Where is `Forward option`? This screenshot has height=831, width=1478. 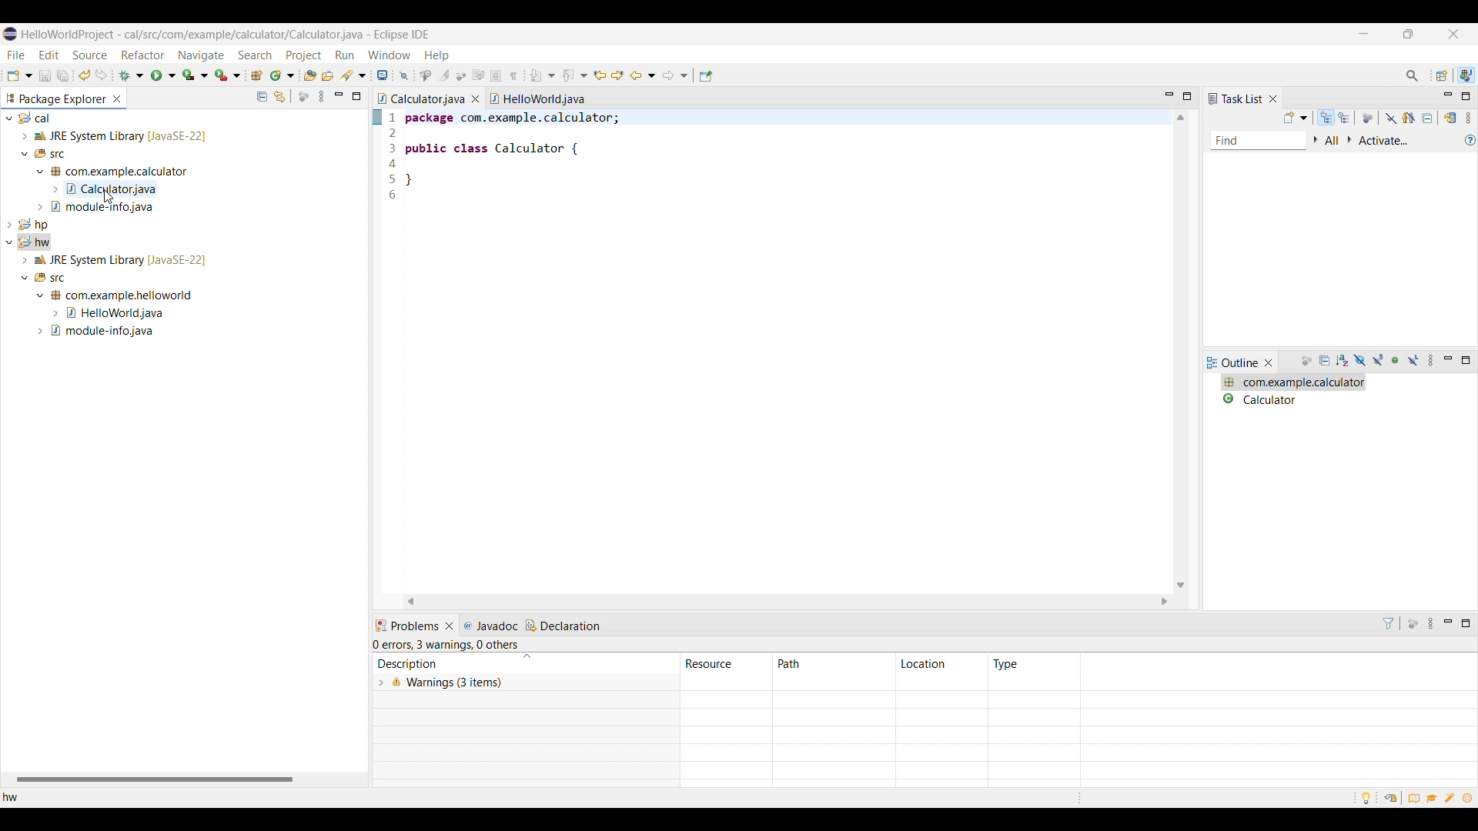
Forward option is located at coordinates (675, 75).